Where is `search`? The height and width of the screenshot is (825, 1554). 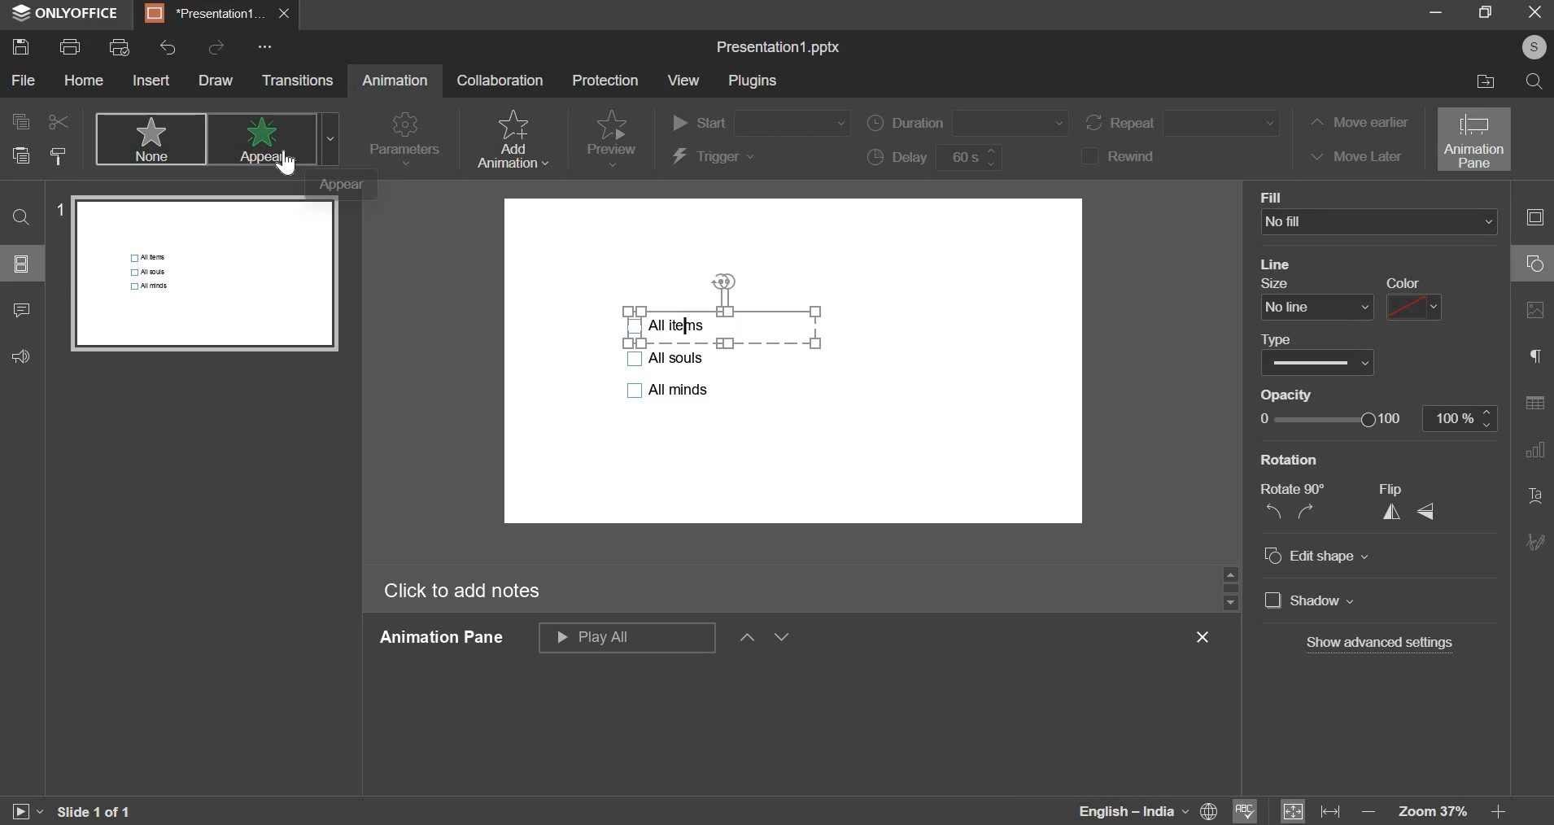 search is located at coordinates (1534, 81).